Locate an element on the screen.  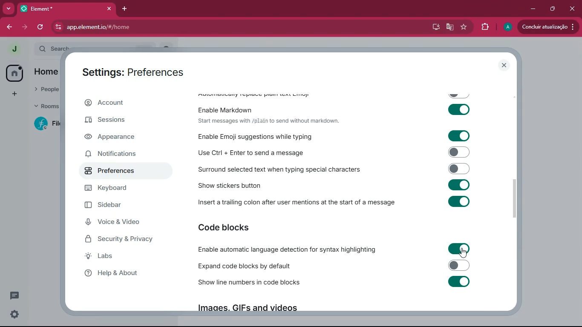
cursor is located at coordinates (459, 250).